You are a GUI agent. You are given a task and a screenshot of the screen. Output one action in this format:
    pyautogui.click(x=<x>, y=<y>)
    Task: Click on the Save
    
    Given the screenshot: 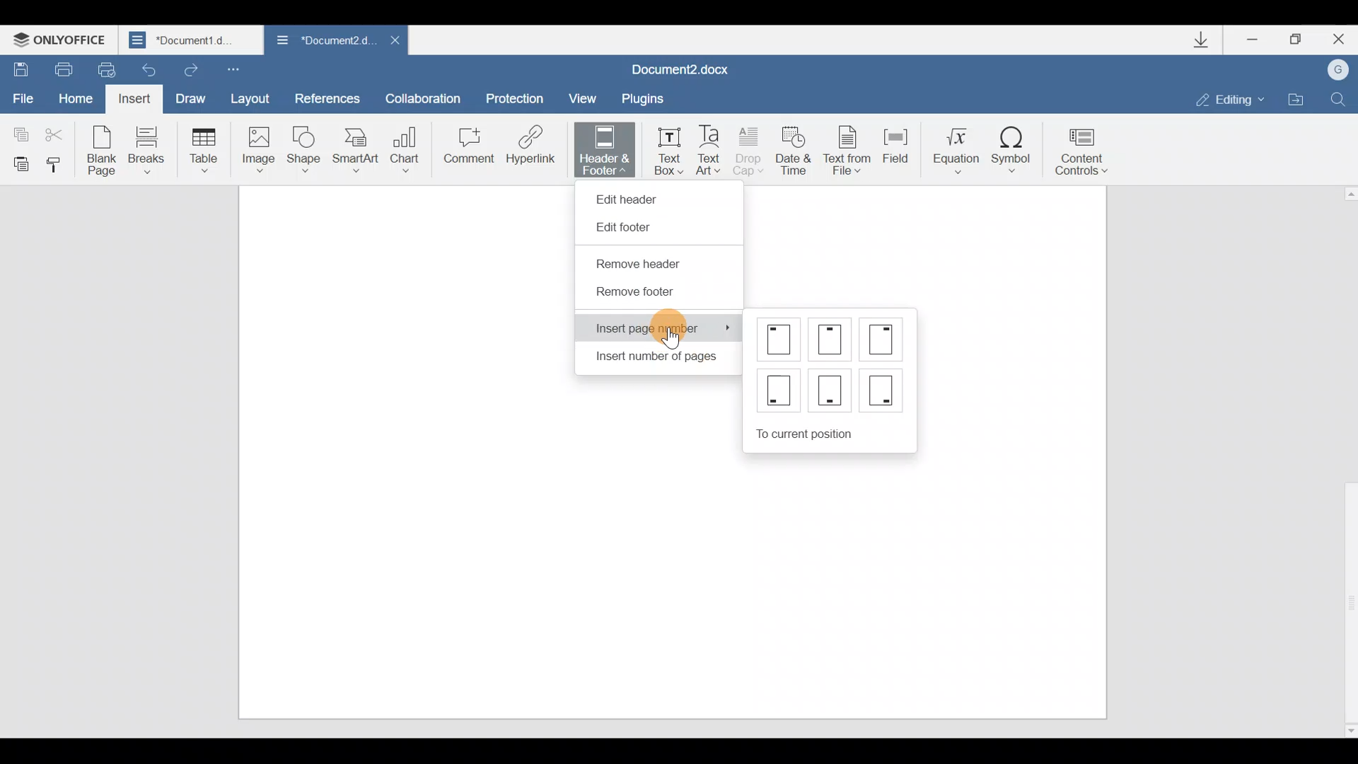 What is the action you would take?
    pyautogui.click(x=20, y=69)
    